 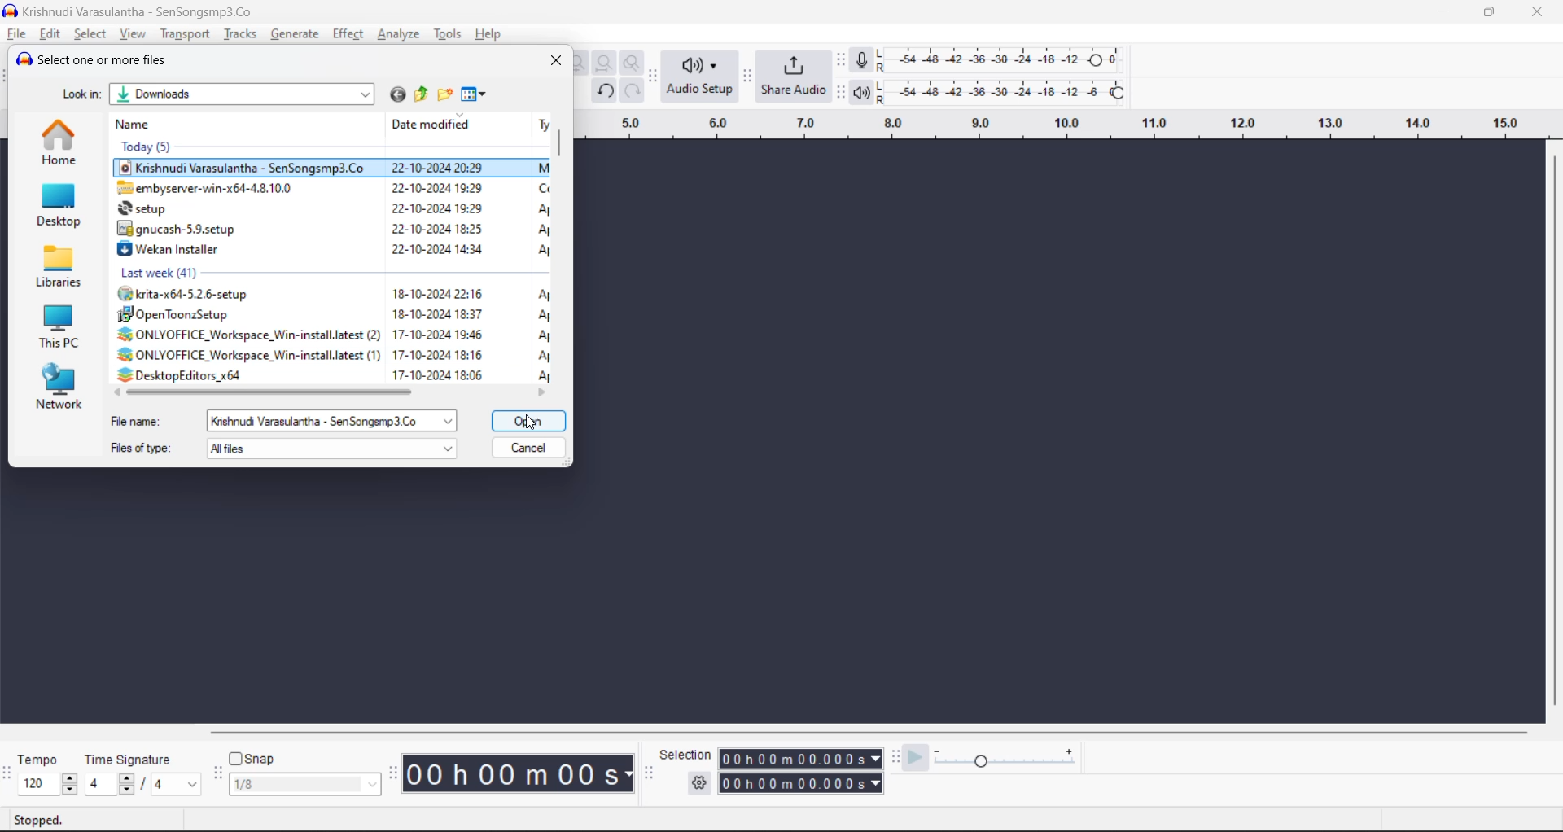 I want to click on playback level, so click(x=1013, y=90).